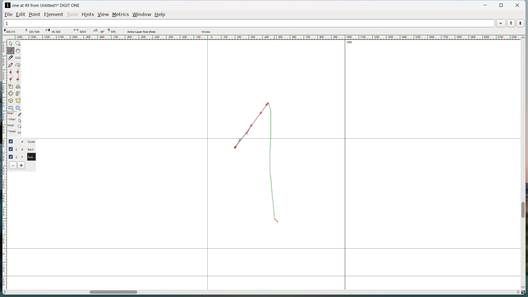  I want to click on tools, so click(72, 15).